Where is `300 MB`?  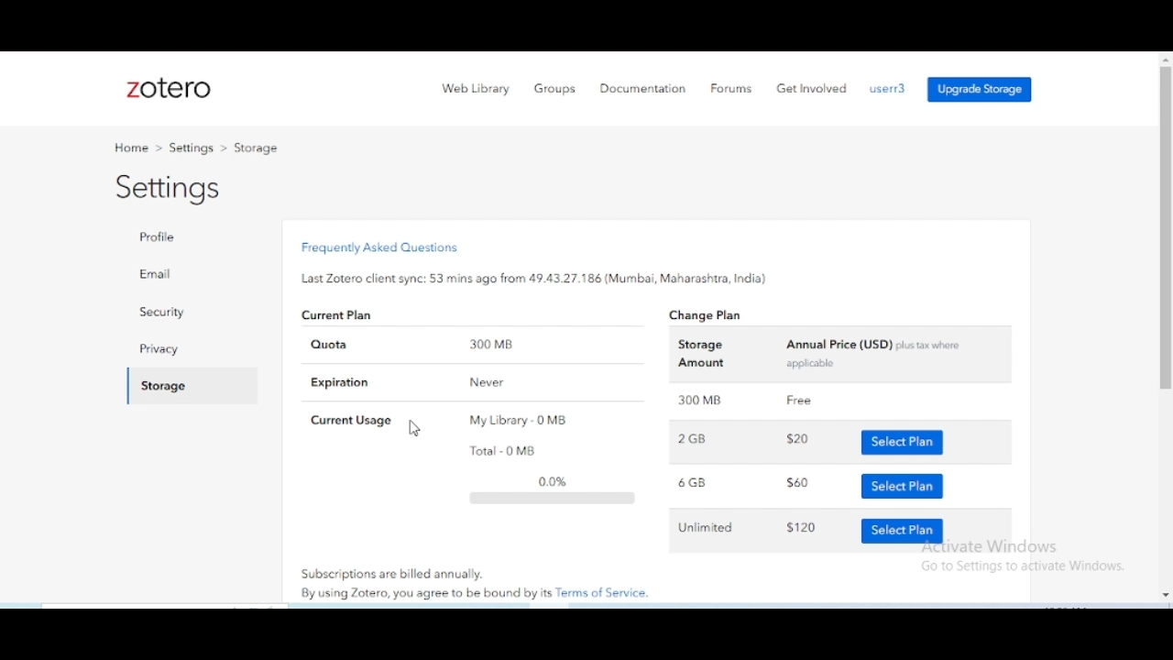 300 MB is located at coordinates (699, 401).